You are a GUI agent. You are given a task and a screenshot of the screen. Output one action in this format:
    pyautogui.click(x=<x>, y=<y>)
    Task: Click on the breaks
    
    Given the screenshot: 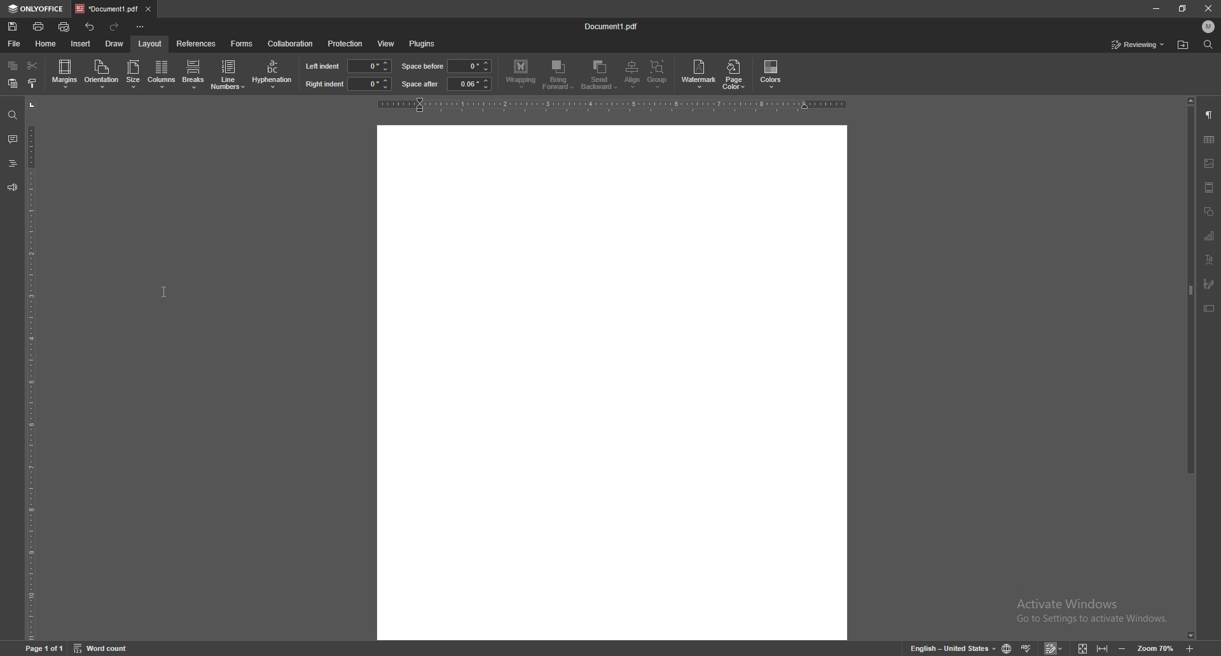 What is the action you would take?
    pyautogui.click(x=193, y=71)
    